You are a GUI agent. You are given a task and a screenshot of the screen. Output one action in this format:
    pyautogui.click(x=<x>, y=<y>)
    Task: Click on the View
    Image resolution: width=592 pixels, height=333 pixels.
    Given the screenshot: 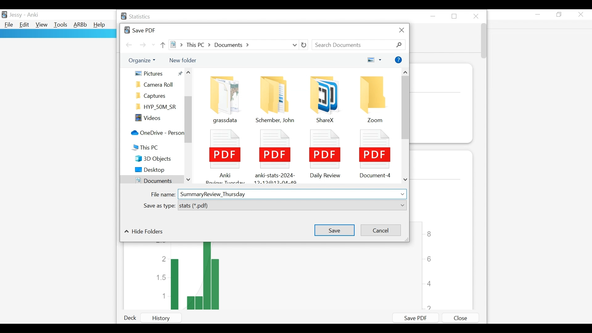 What is the action you would take?
    pyautogui.click(x=41, y=25)
    